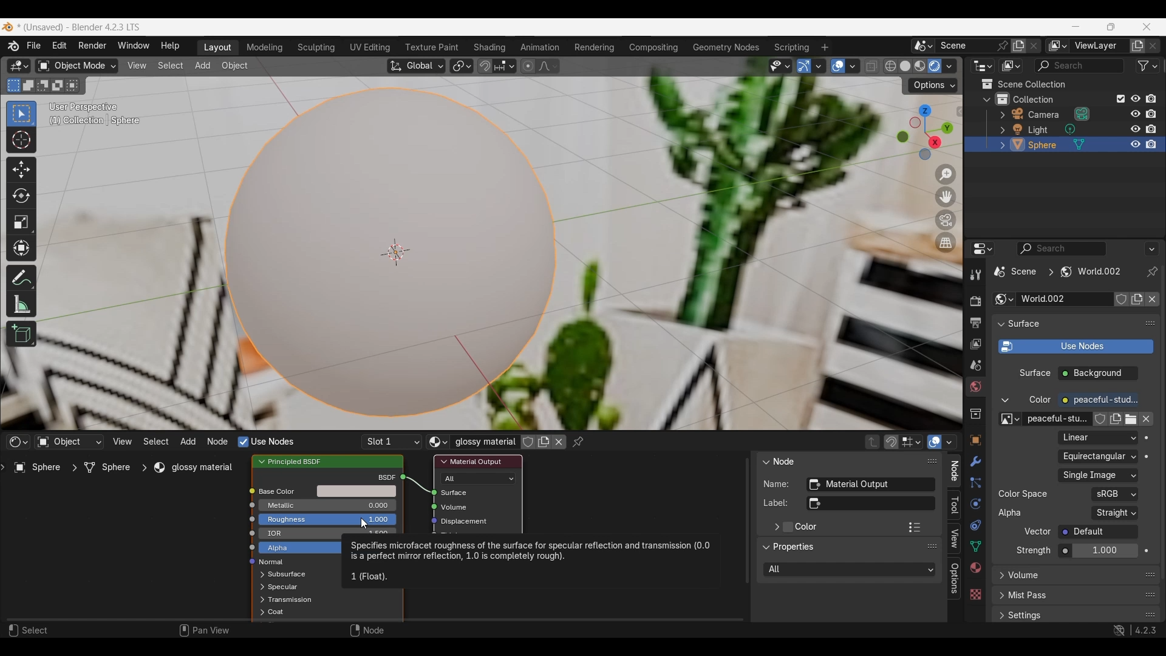 The width and height of the screenshot is (1166, 656). What do you see at coordinates (283, 587) in the screenshot?
I see `Spectacular options` at bounding box center [283, 587].